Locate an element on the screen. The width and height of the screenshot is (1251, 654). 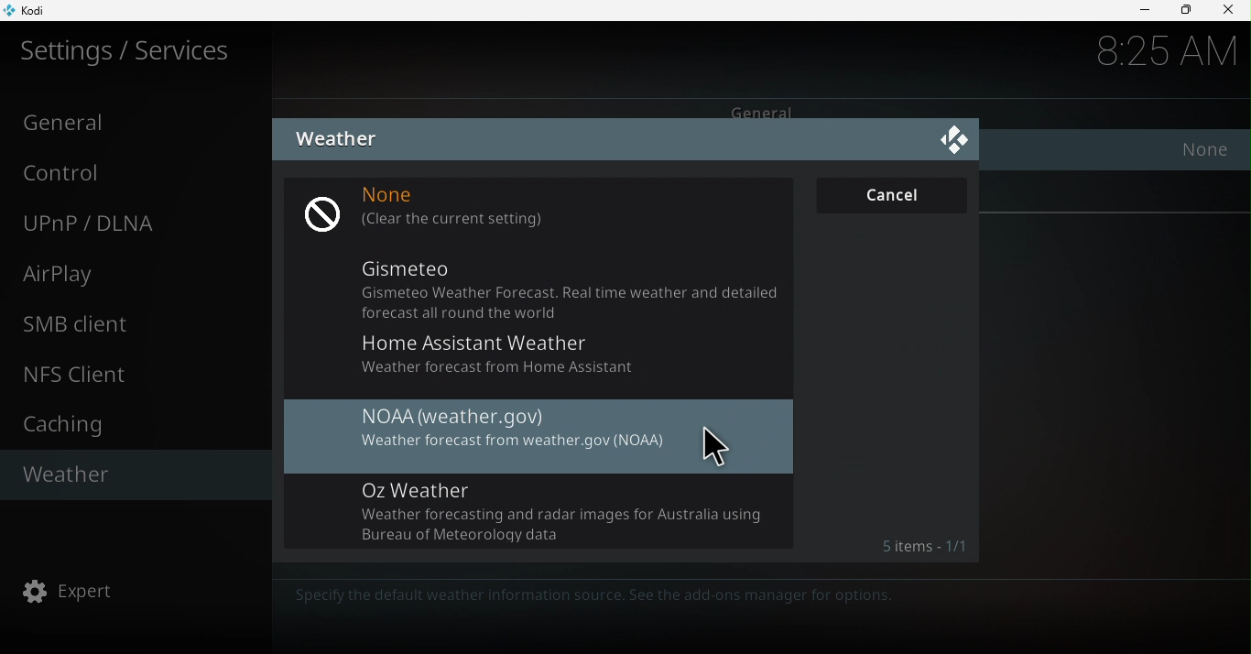
Reset above settings to default is located at coordinates (1115, 238).